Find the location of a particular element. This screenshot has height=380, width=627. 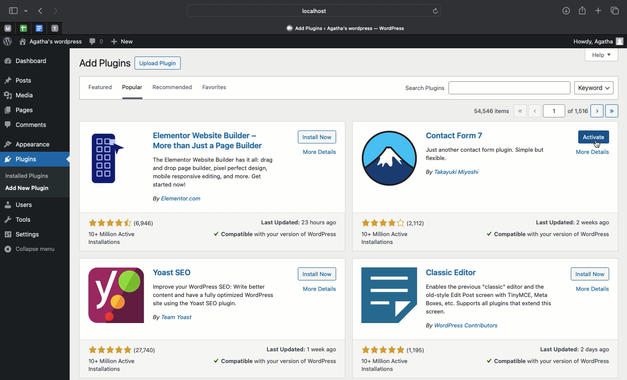

Yoast SEO is located at coordinates (172, 273).